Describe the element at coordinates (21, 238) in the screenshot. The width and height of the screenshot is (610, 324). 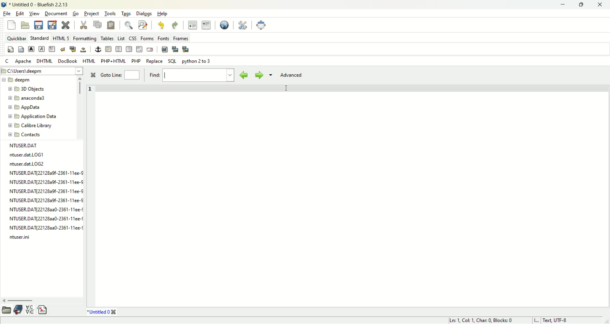
I see `ntuser.ini` at that location.